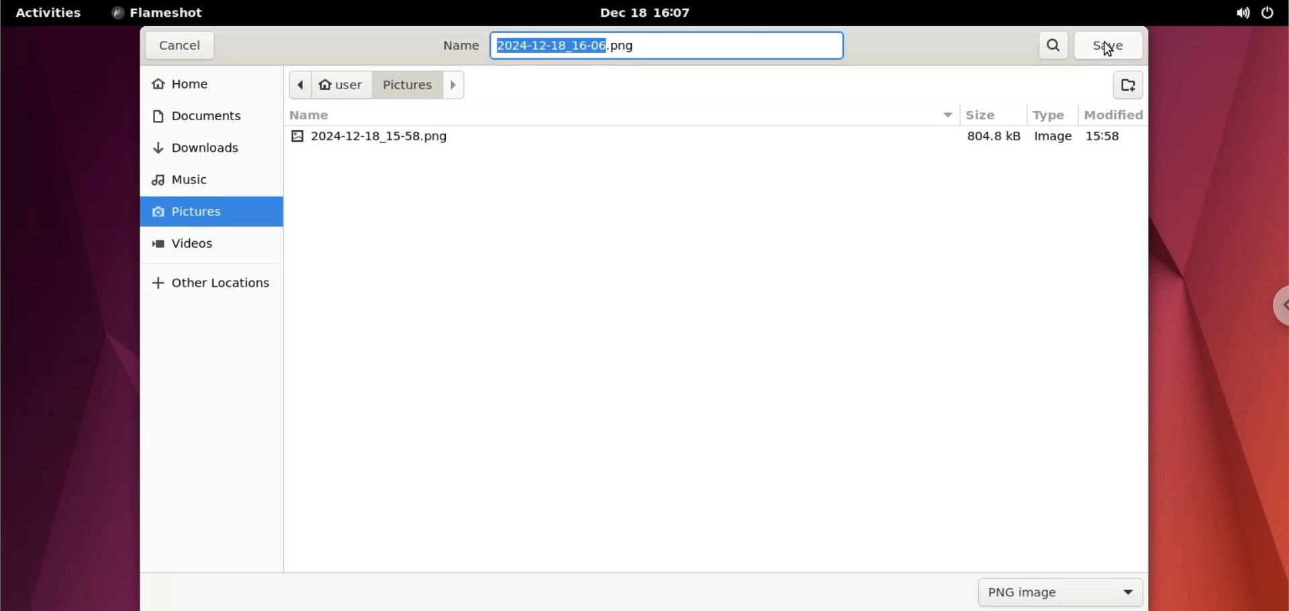 Image resolution: width=1289 pixels, height=611 pixels. I want to click on file name, so click(377, 137).